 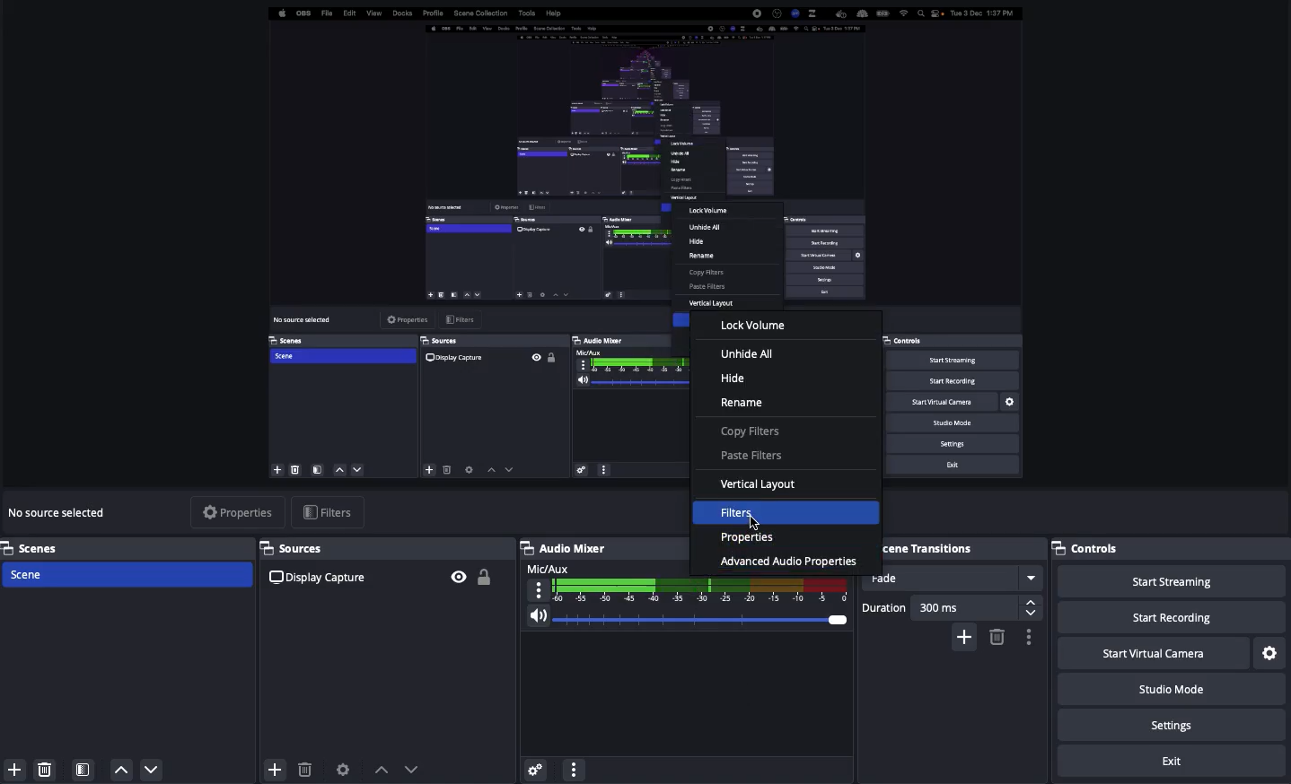 What do you see at coordinates (1172, 619) in the screenshot?
I see `Start recording` at bounding box center [1172, 619].